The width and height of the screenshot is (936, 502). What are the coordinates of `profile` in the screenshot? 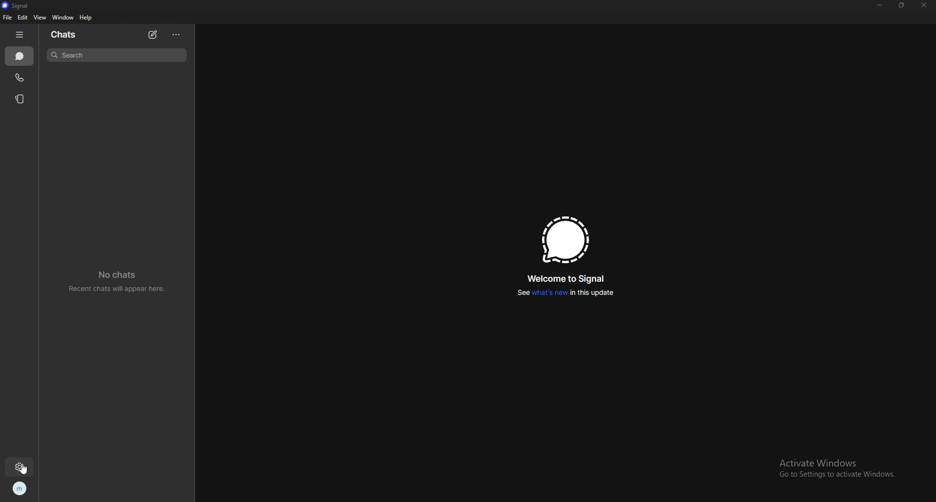 It's located at (19, 489).